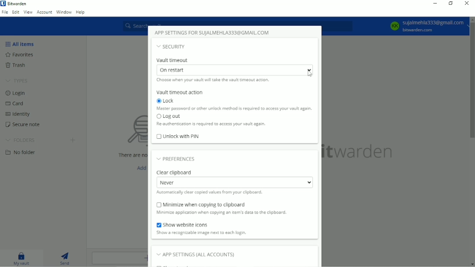 The image size is (475, 267). Describe the element at coordinates (17, 65) in the screenshot. I see `Trash` at that location.